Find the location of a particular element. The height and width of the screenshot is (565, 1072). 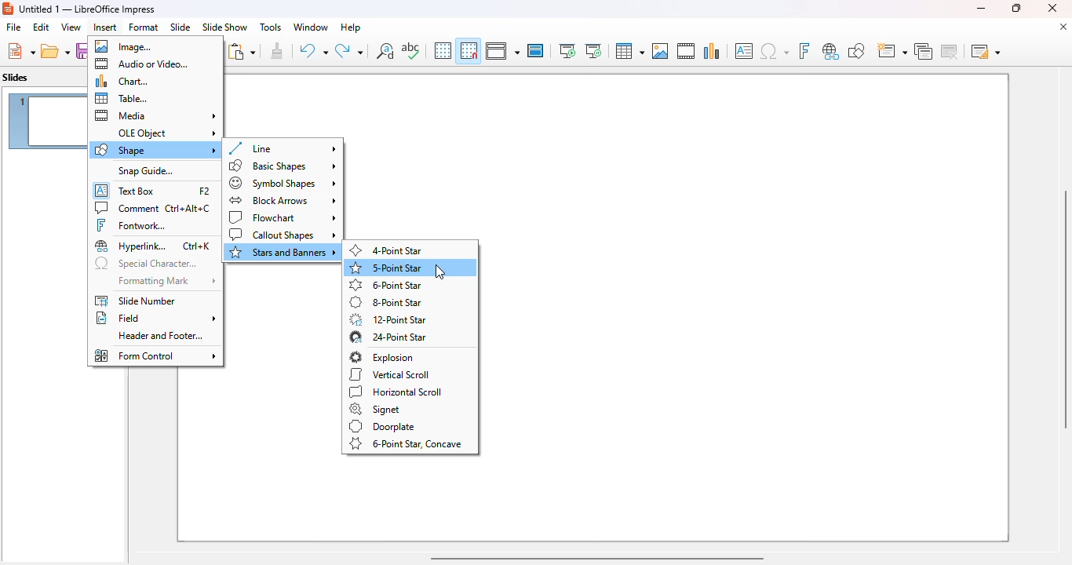

paste is located at coordinates (241, 51).